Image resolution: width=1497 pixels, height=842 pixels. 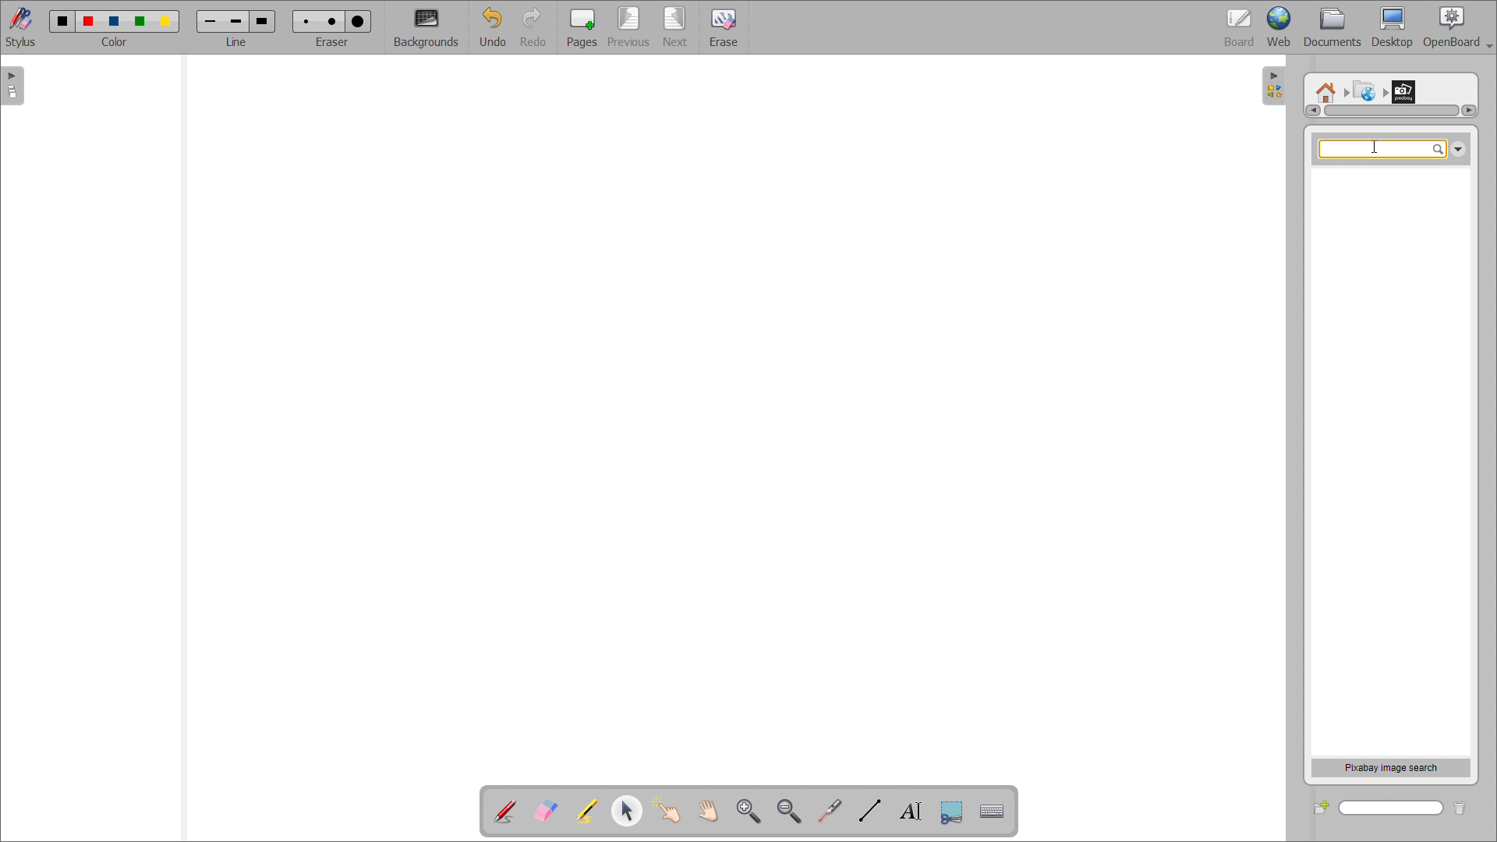 What do you see at coordinates (168, 21) in the screenshot?
I see `Color 5` at bounding box center [168, 21].